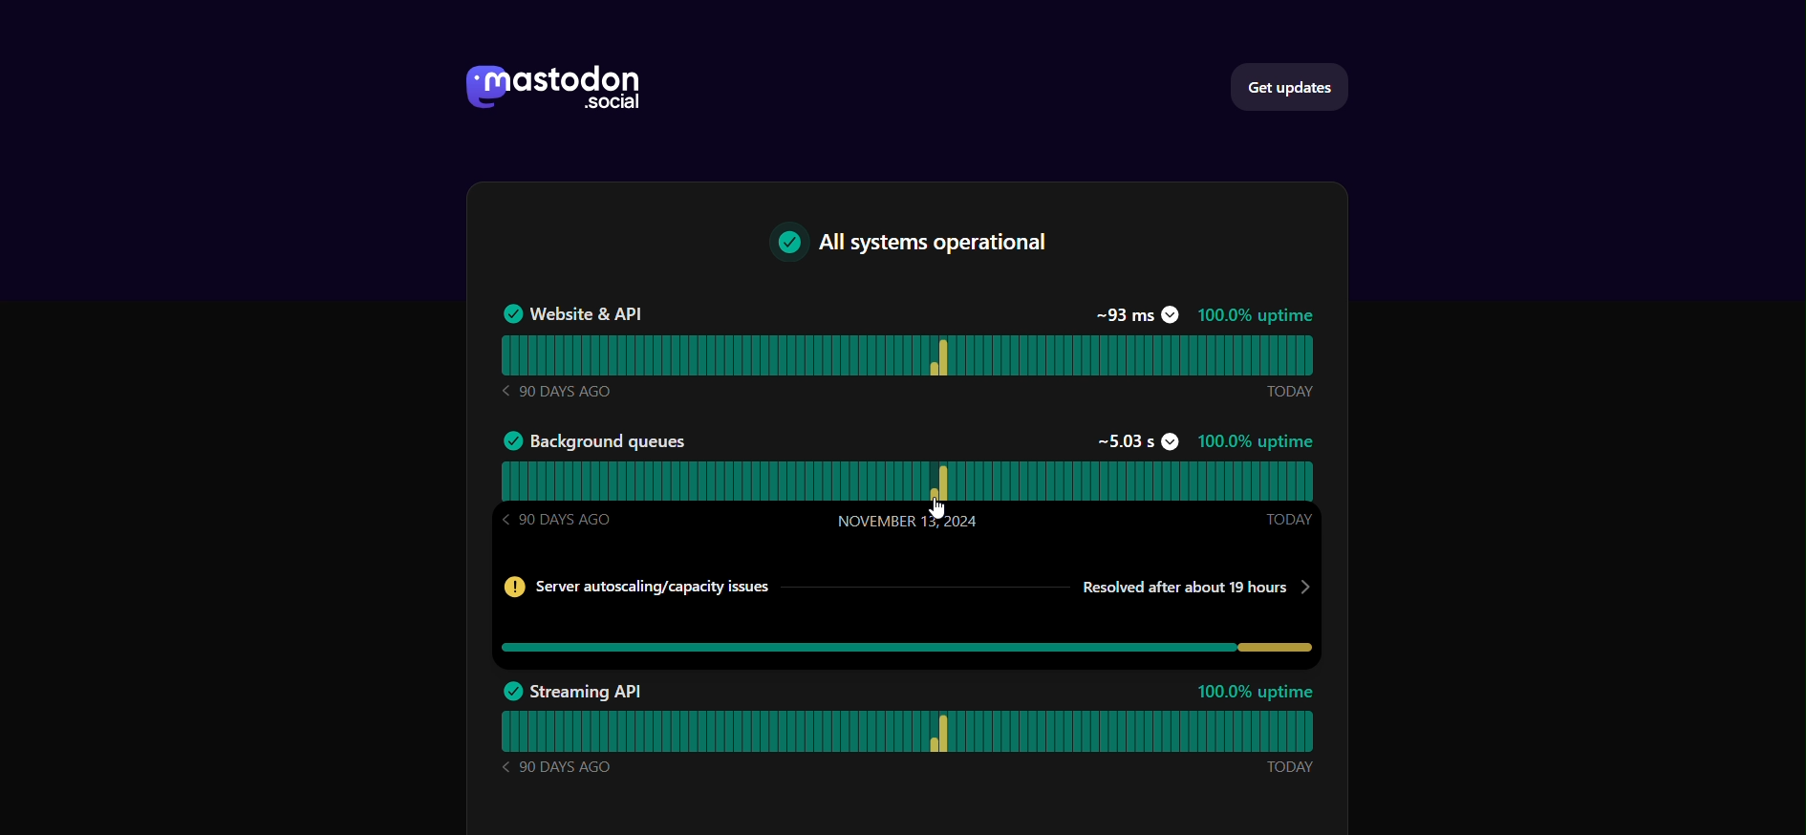 Image resolution: width=1806 pixels, height=835 pixels. What do you see at coordinates (909, 481) in the screenshot?
I see `background queues status` at bounding box center [909, 481].